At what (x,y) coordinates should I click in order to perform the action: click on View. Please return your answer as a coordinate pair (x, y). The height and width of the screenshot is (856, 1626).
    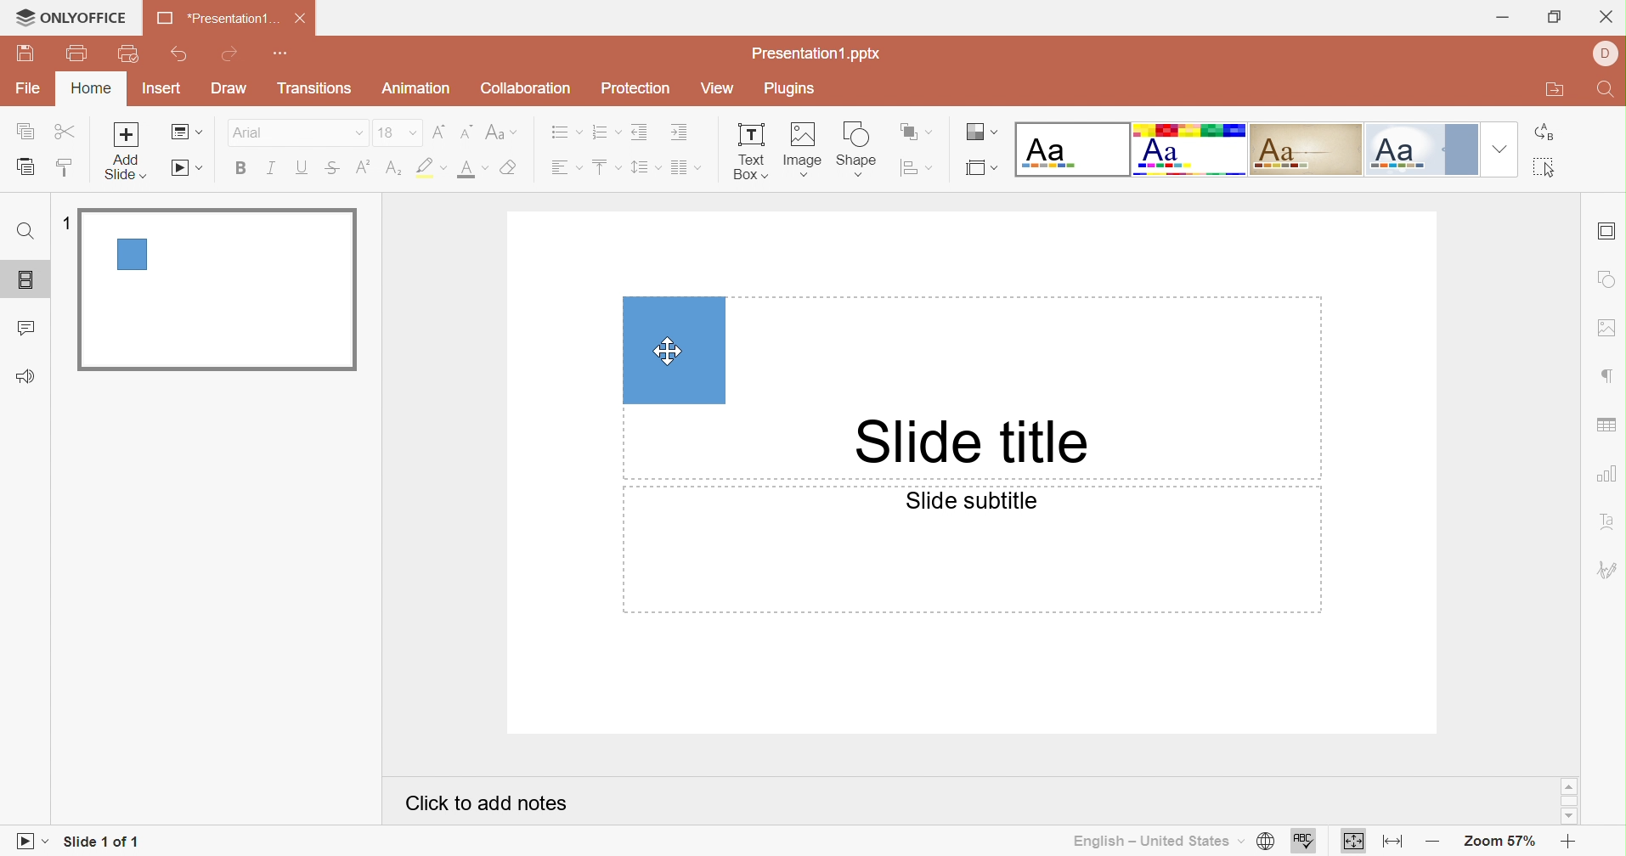
    Looking at the image, I should click on (718, 89).